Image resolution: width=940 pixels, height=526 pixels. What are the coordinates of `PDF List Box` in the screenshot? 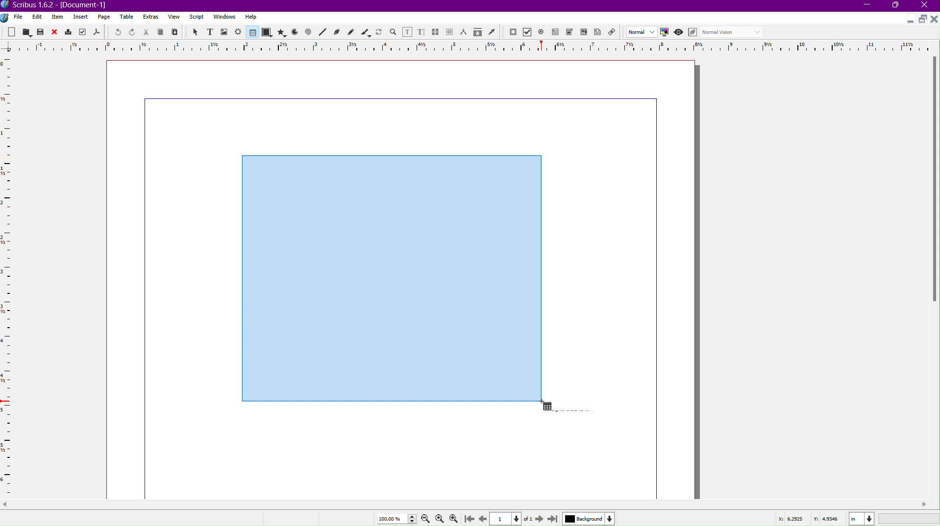 It's located at (583, 33).